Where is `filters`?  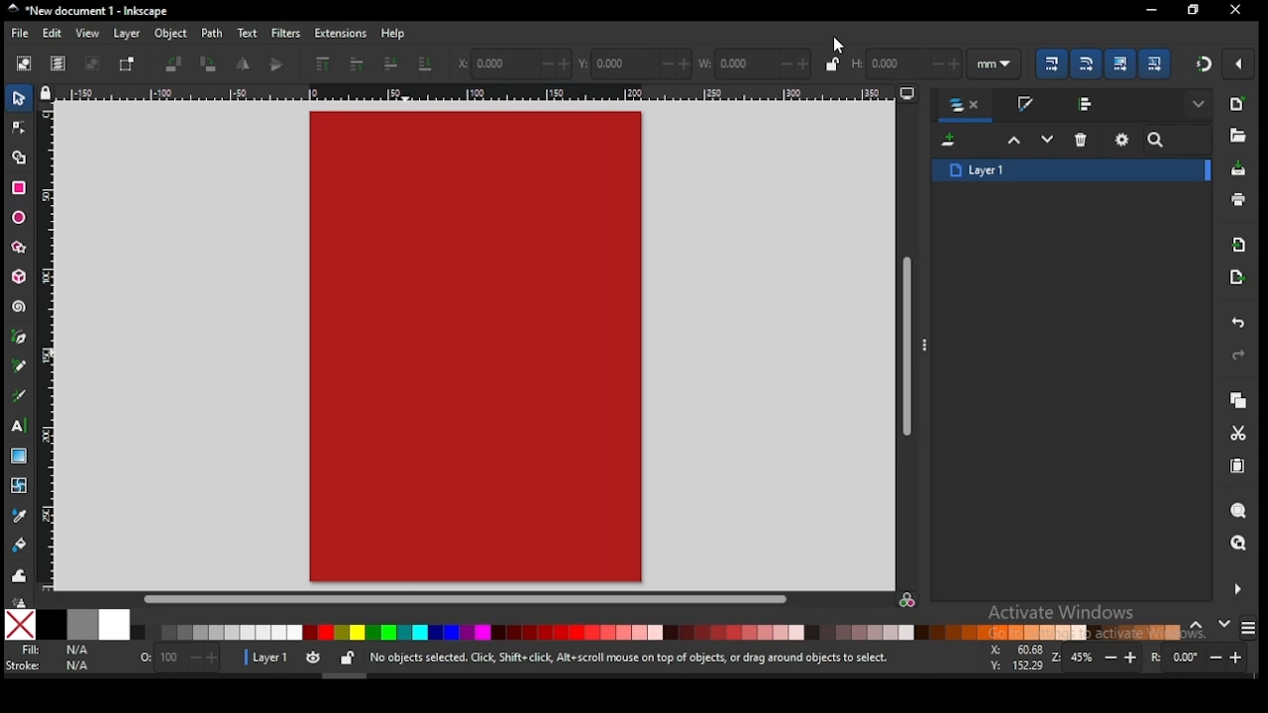
filters is located at coordinates (284, 32).